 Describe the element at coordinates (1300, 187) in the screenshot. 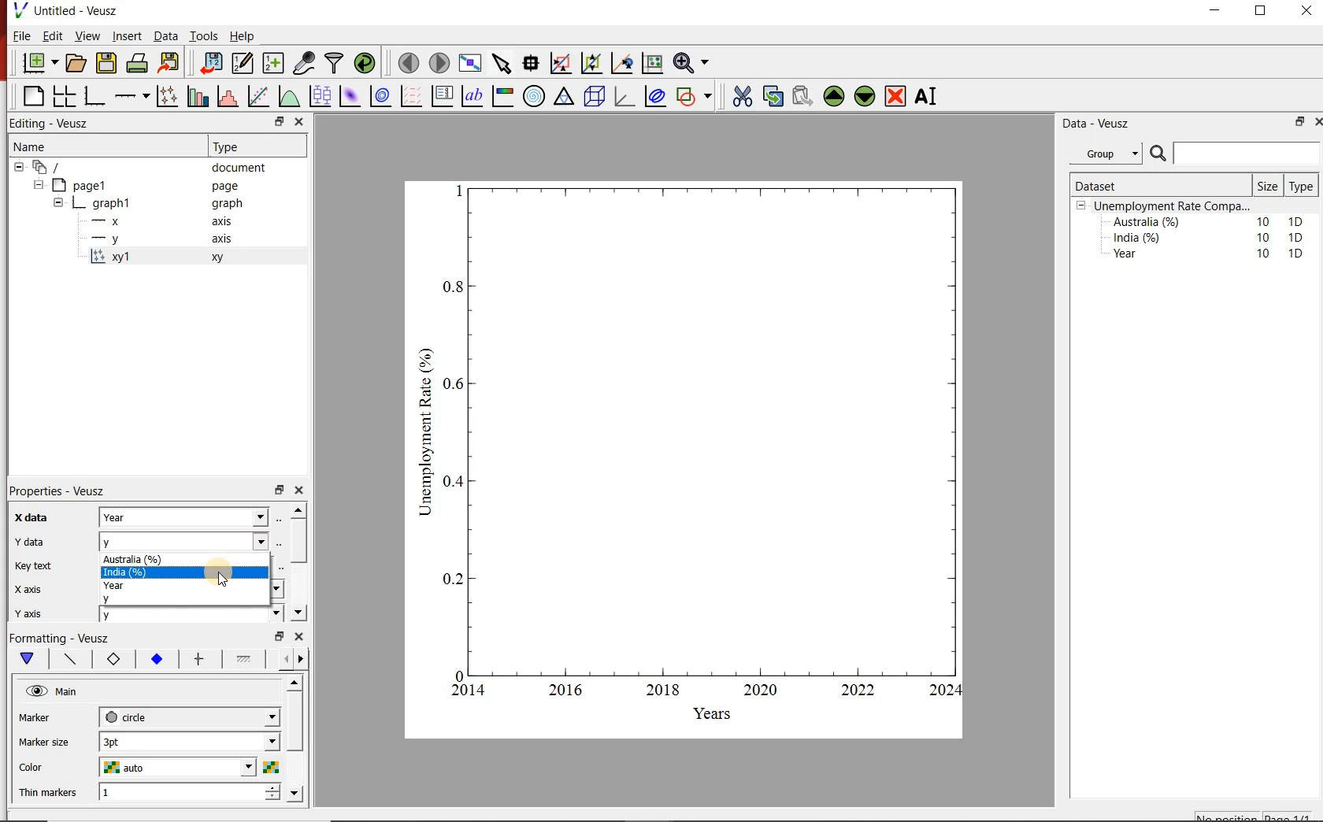

I see `Type` at that location.